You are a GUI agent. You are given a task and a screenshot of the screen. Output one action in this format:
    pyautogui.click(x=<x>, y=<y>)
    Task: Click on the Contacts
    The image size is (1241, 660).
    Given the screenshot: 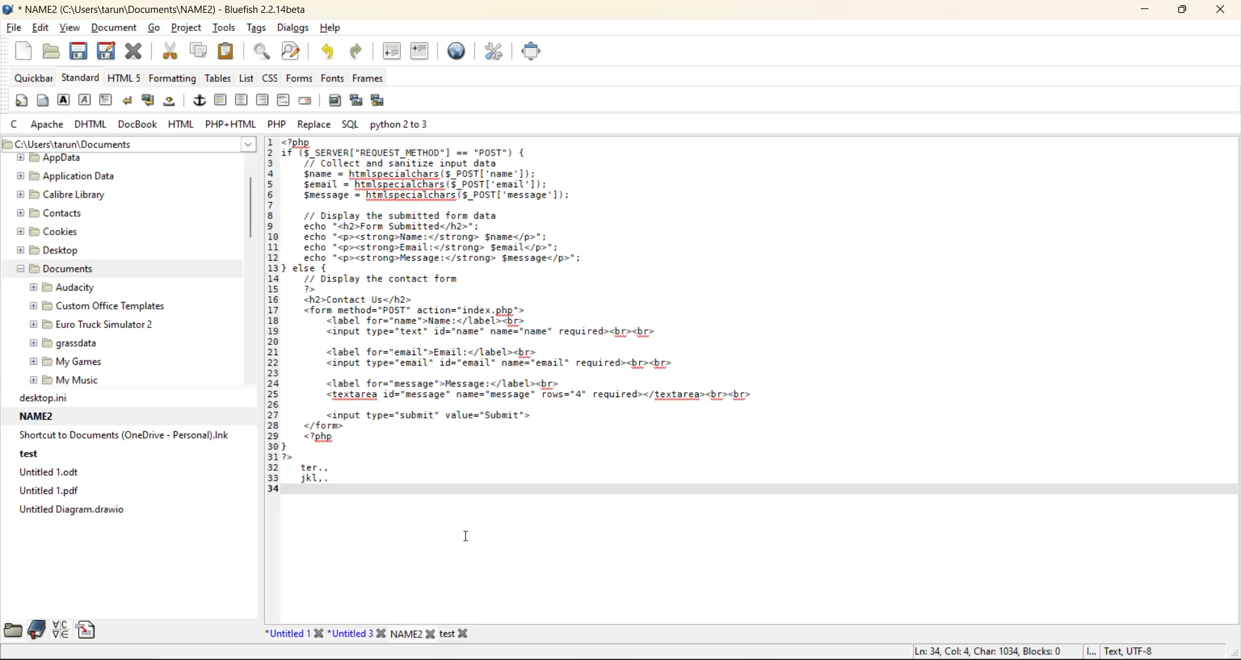 What is the action you would take?
    pyautogui.click(x=48, y=214)
    